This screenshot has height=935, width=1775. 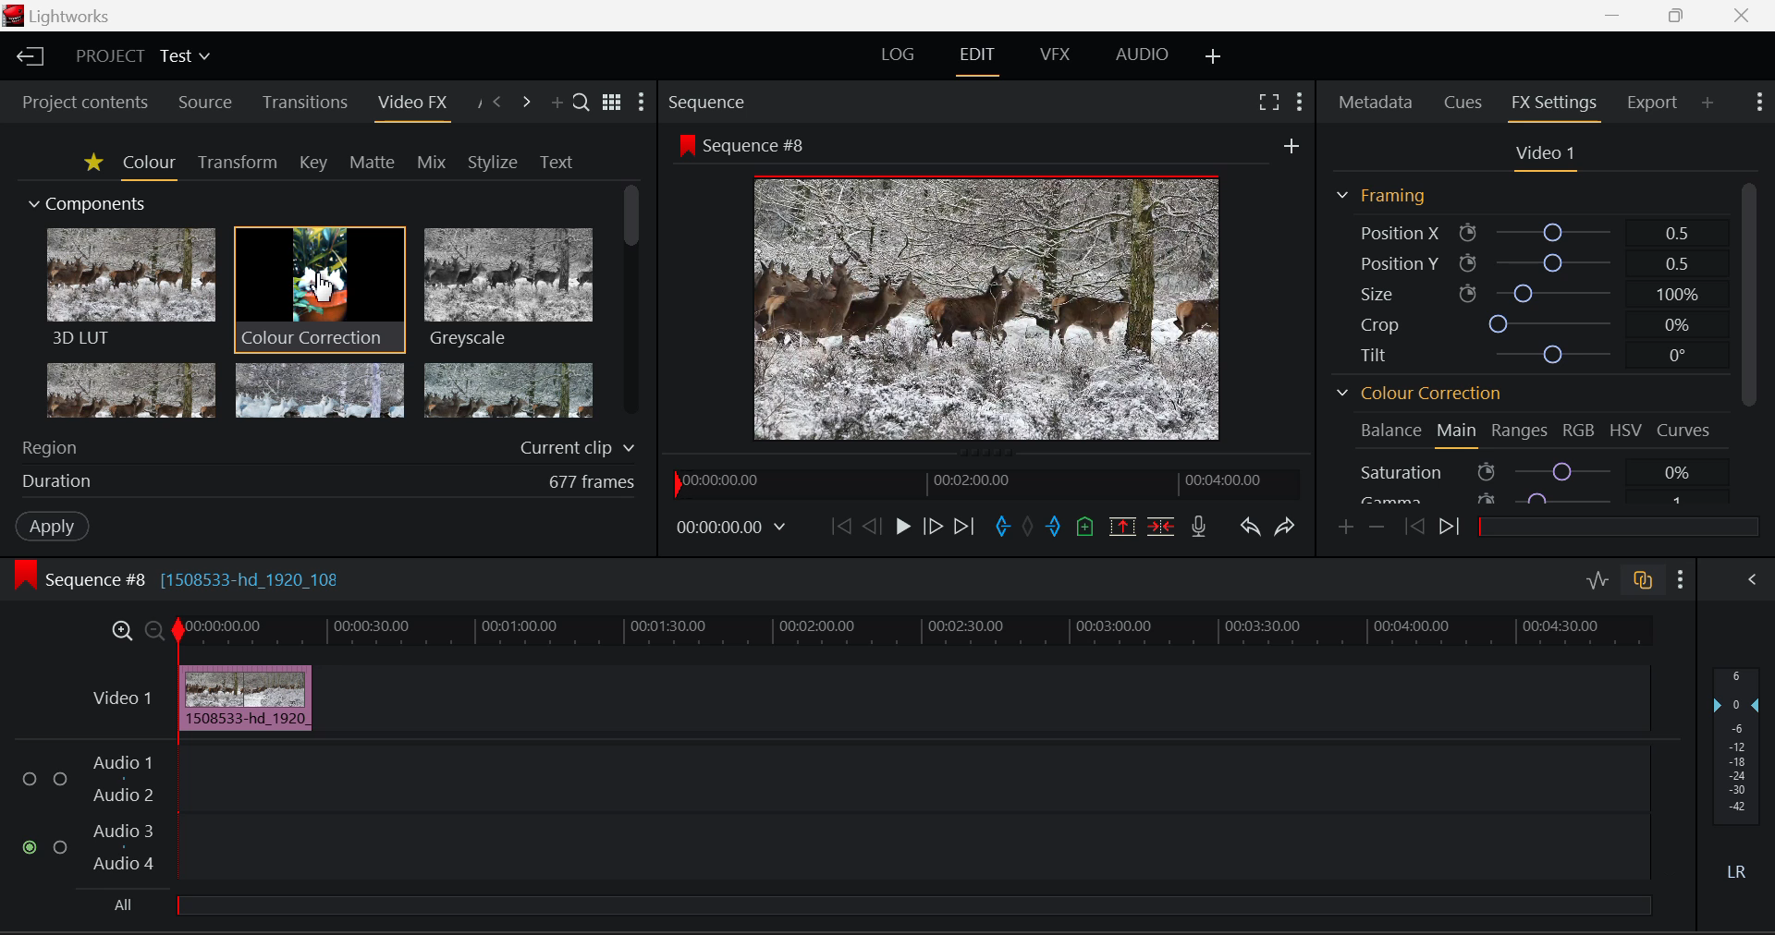 I want to click on Previous keyframe, so click(x=1414, y=528).